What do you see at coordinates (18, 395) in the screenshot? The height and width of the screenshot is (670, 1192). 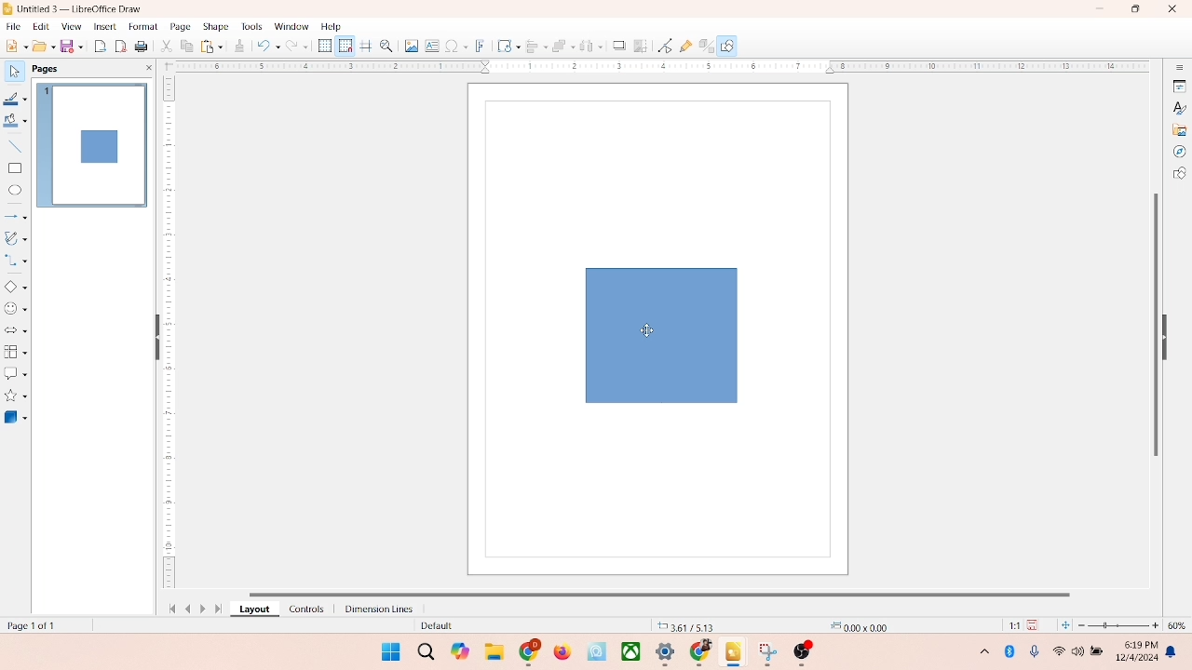 I see `star and banners` at bounding box center [18, 395].